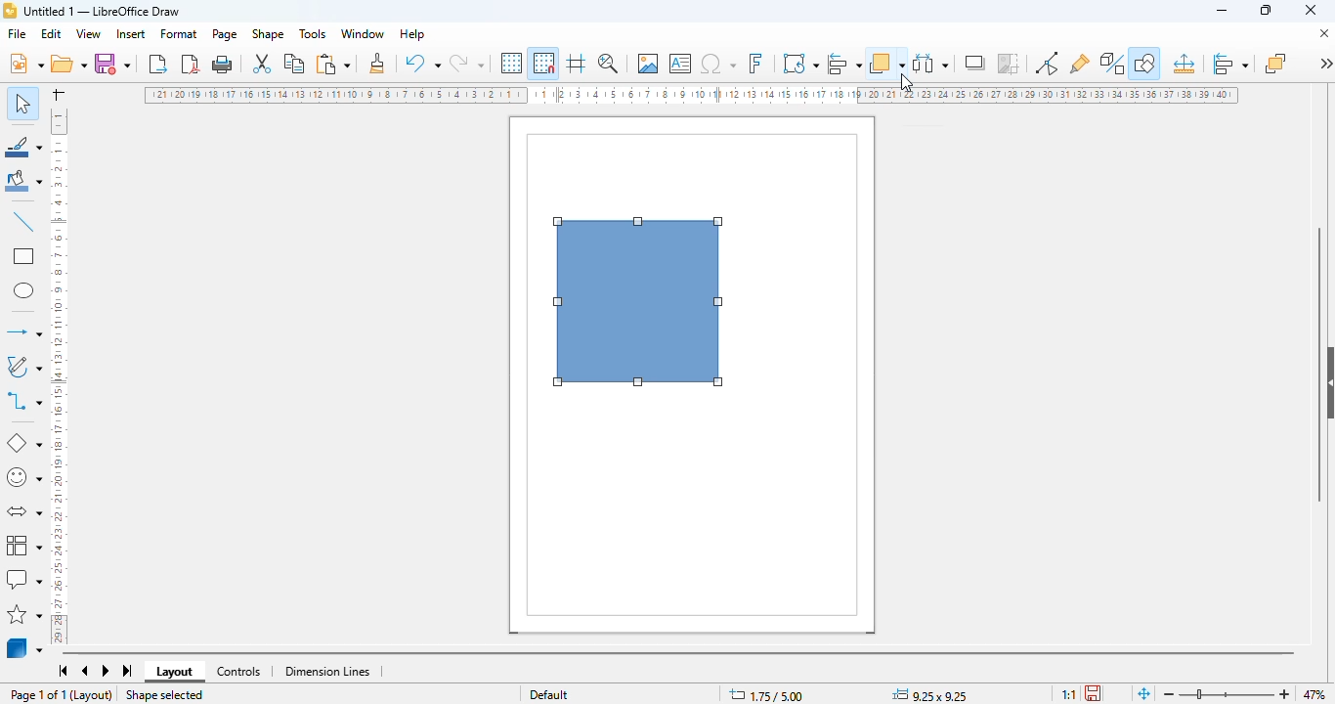 This screenshot has width=1335, height=704. What do you see at coordinates (718, 64) in the screenshot?
I see `insert special characters` at bounding box center [718, 64].